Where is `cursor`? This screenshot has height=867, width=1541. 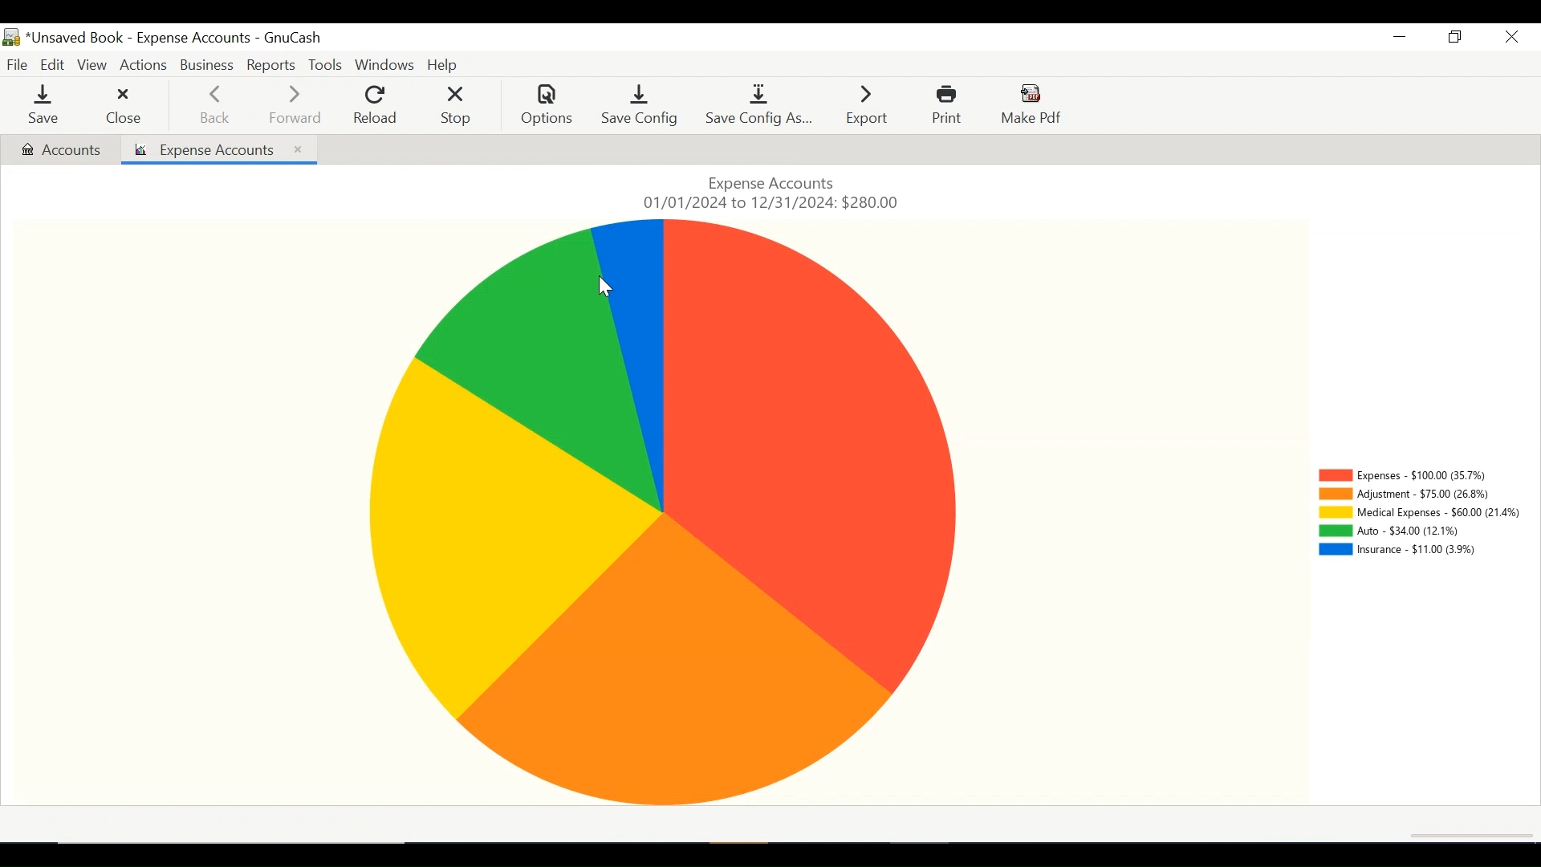 cursor is located at coordinates (606, 287).